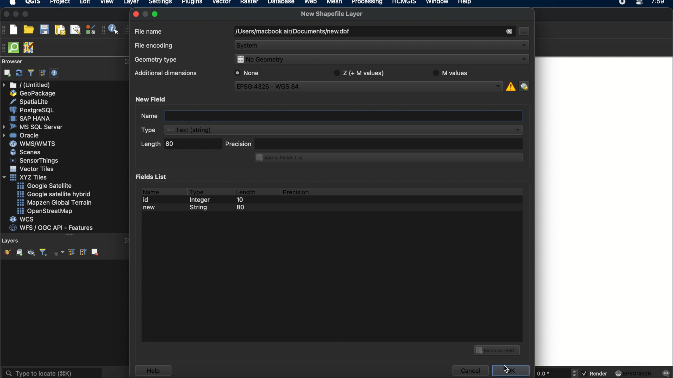 This screenshot has height=378, width=673. What do you see at coordinates (149, 31) in the screenshot?
I see `file name` at bounding box center [149, 31].